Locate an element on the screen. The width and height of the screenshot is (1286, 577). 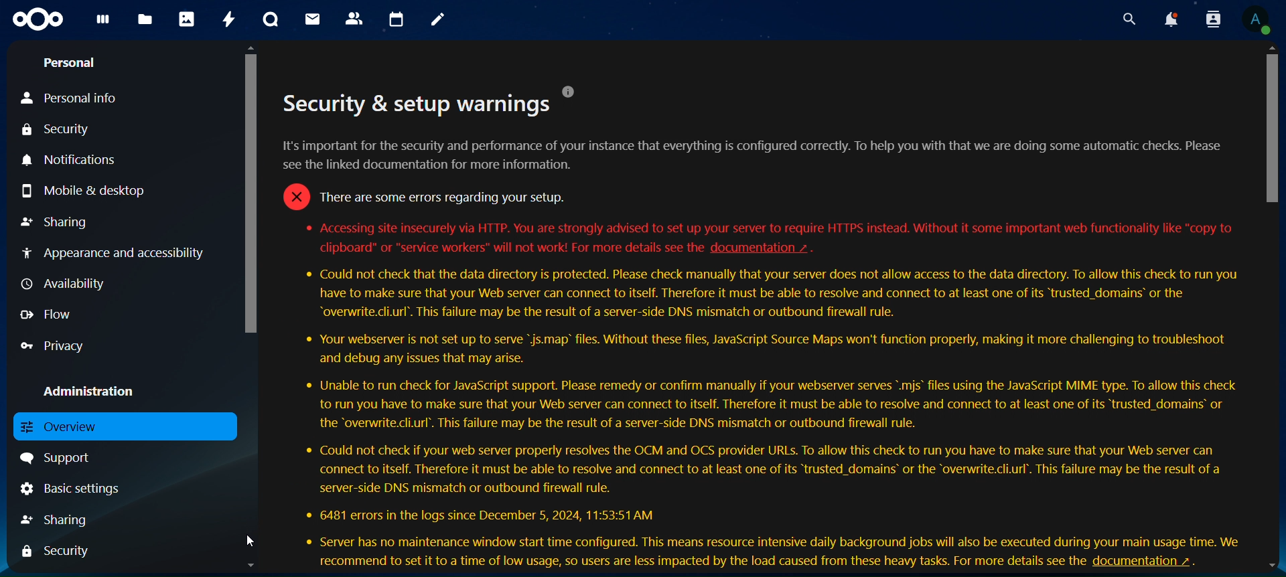
files is located at coordinates (145, 17).